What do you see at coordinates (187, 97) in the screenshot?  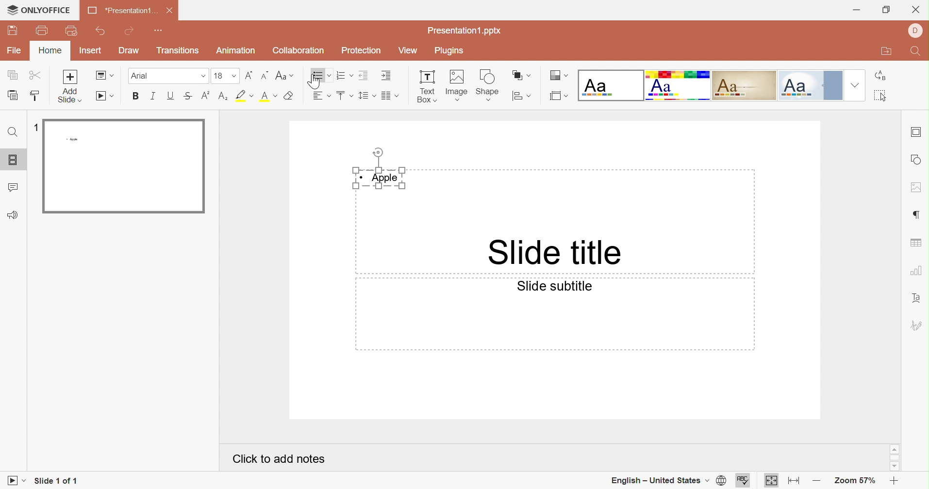 I see `Superscript` at bounding box center [187, 97].